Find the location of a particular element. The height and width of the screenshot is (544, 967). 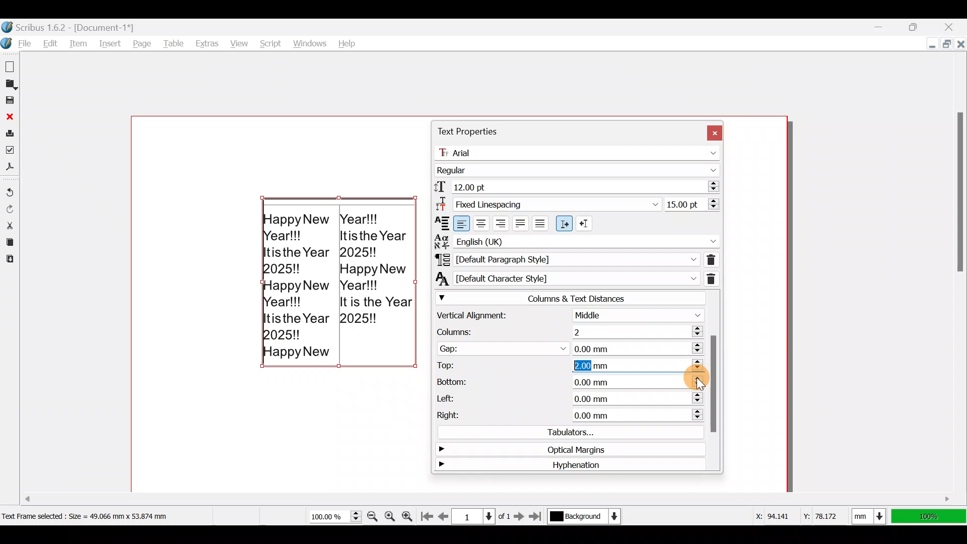

Redo is located at coordinates (11, 207).